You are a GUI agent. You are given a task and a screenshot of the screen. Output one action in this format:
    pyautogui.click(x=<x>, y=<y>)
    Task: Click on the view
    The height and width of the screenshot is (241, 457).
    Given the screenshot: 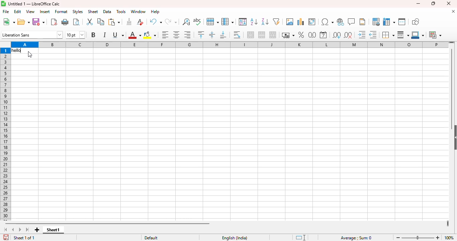 What is the action you would take?
    pyautogui.click(x=30, y=12)
    